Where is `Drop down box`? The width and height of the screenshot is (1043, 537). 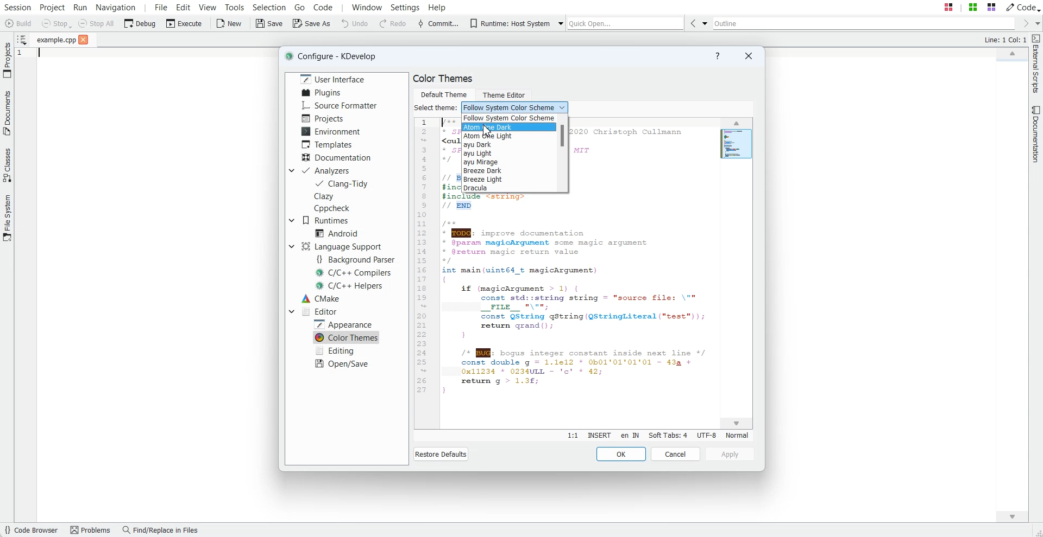
Drop down box is located at coordinates (1036, 23).